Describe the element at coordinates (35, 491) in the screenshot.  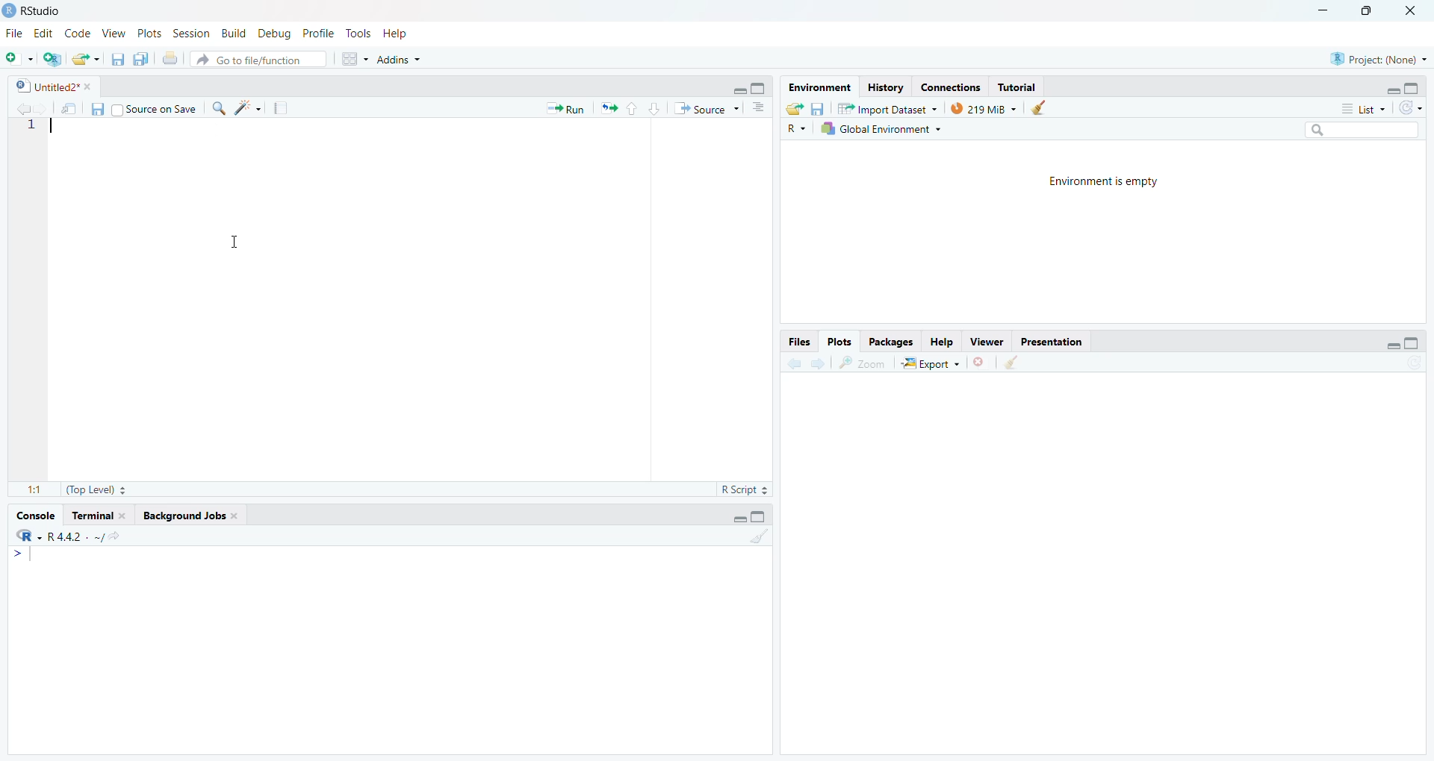
I see `1:1` at that location.